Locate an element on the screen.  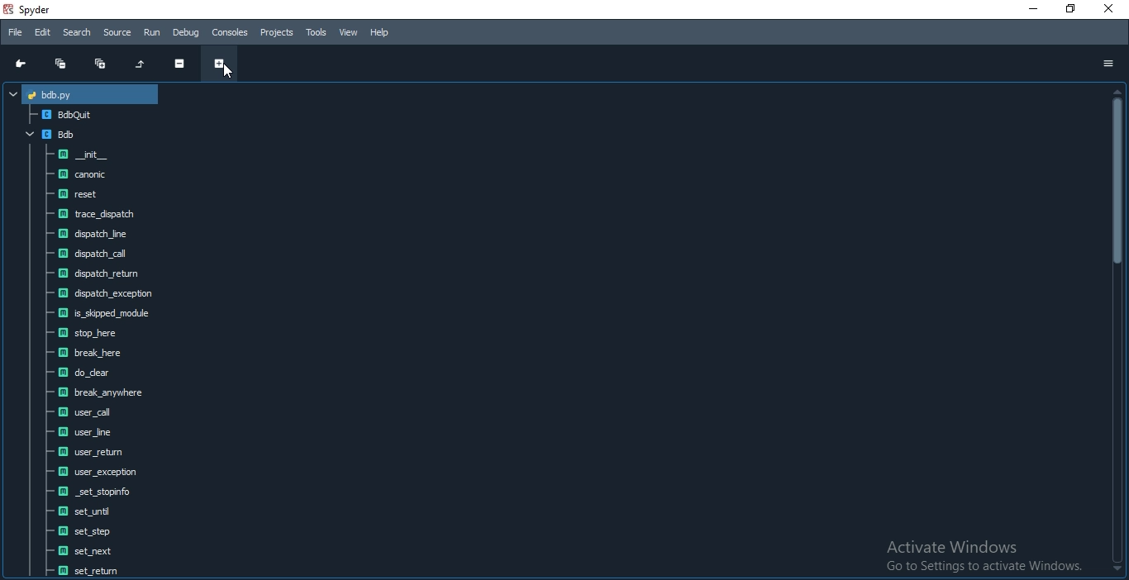
Restore original tree layout is located at coordinates (140, 64).